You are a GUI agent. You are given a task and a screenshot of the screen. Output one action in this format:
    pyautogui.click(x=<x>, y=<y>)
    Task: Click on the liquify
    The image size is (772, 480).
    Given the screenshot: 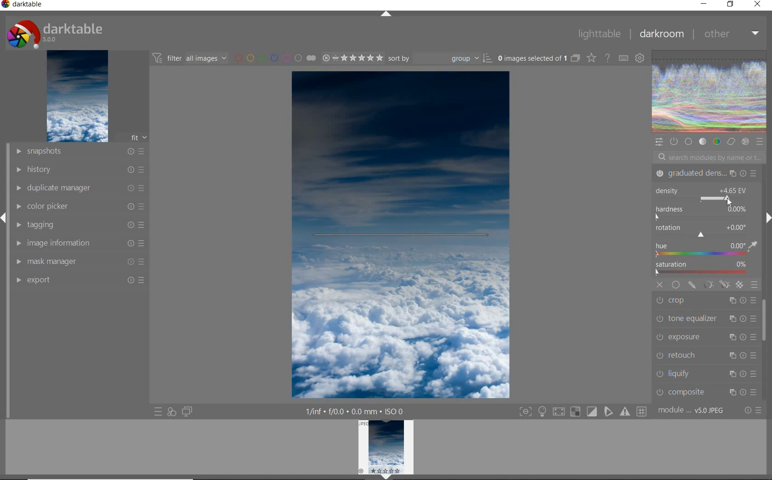 What is the action you would take?
    pyautogui.click(x=708, y=373)
    